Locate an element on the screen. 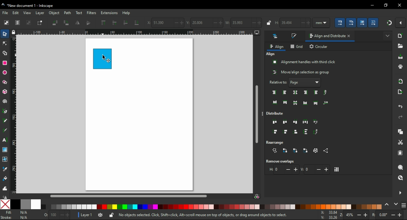 The width and height of the screenshot is (407, 220). 50% grey is located at coordinates (25, 204).